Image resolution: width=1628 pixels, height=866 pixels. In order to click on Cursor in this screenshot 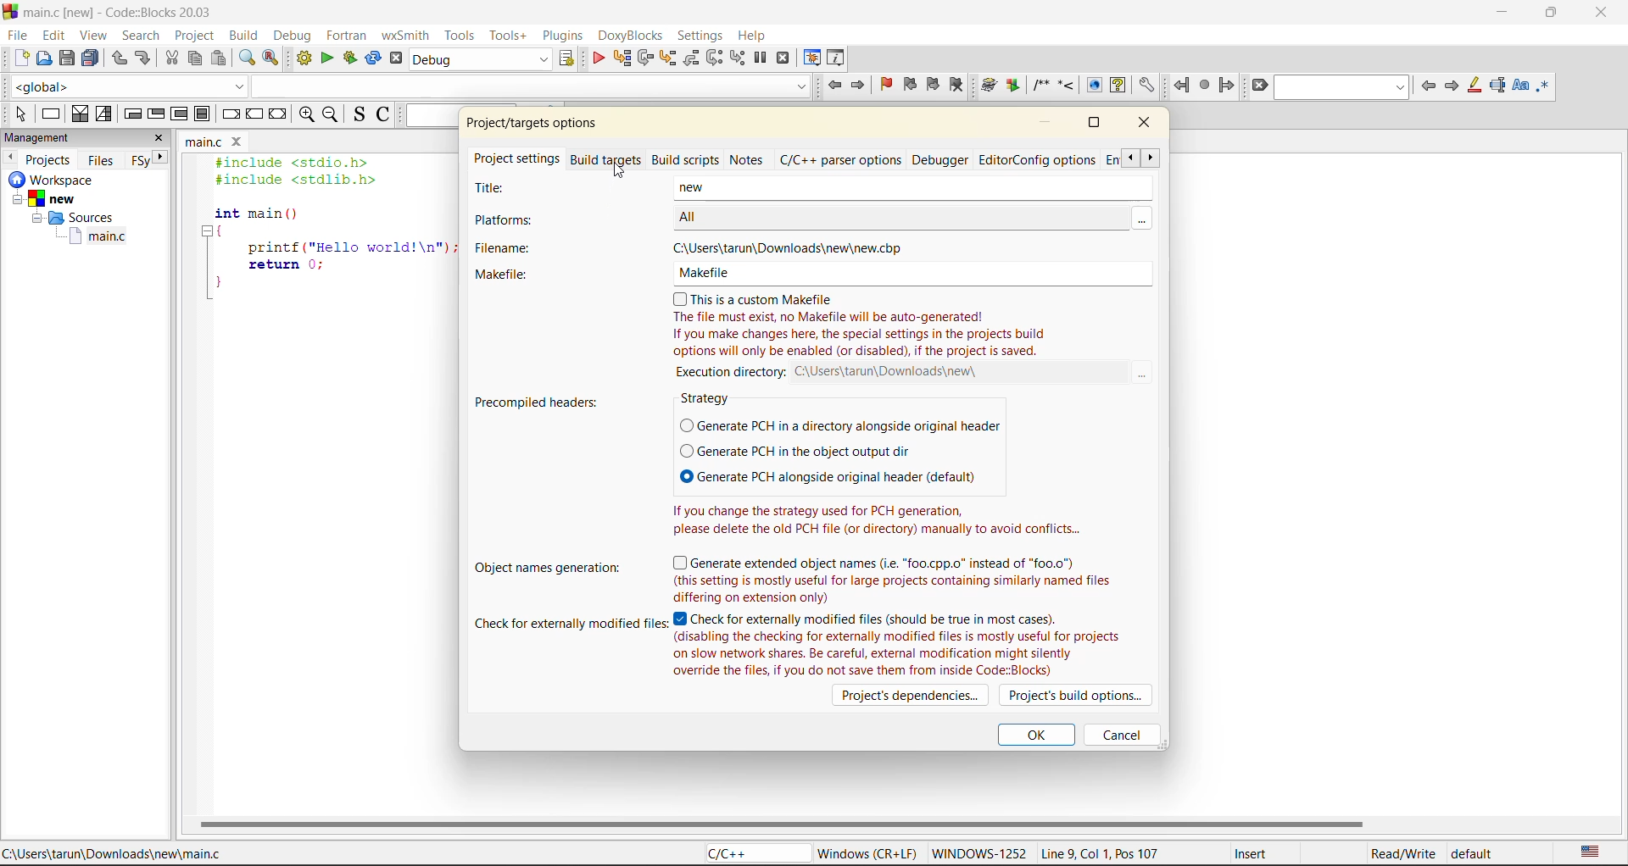, I will do `click(619, 176)`.